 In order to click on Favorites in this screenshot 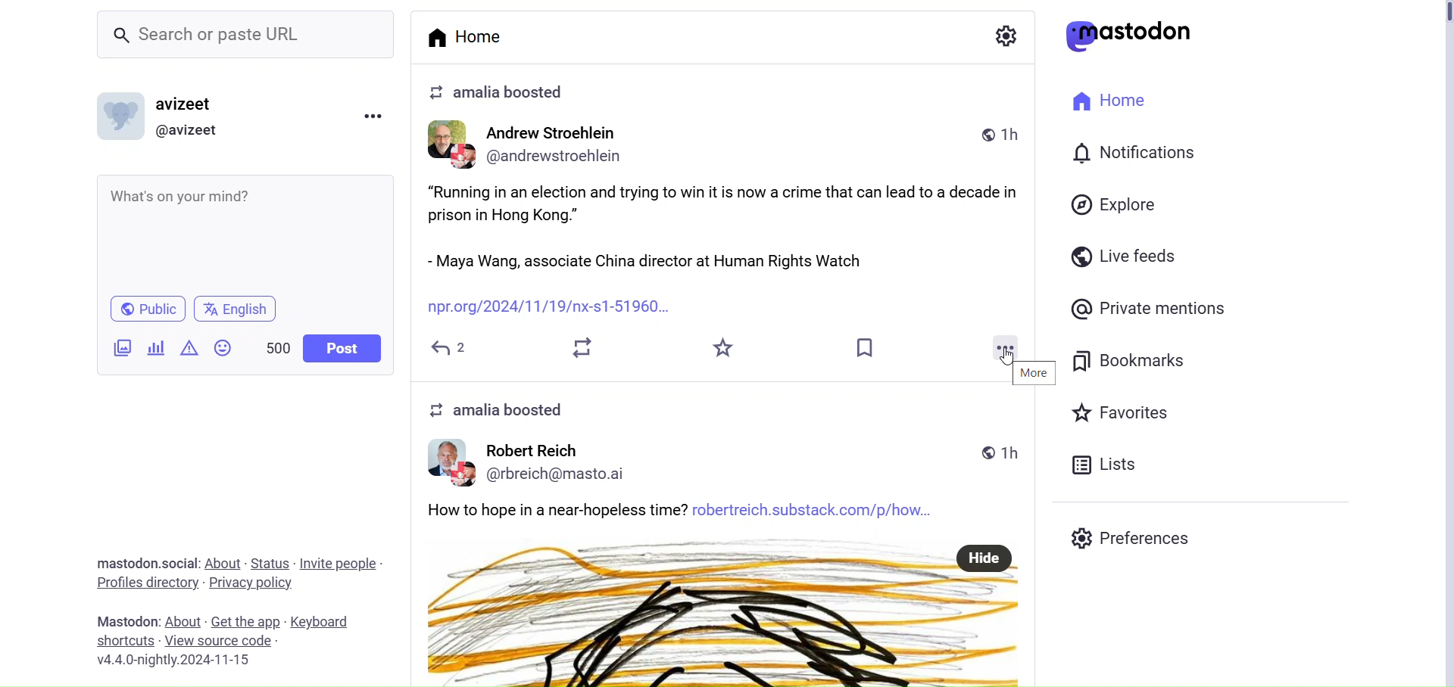, I will do `click(1122, 411)`.